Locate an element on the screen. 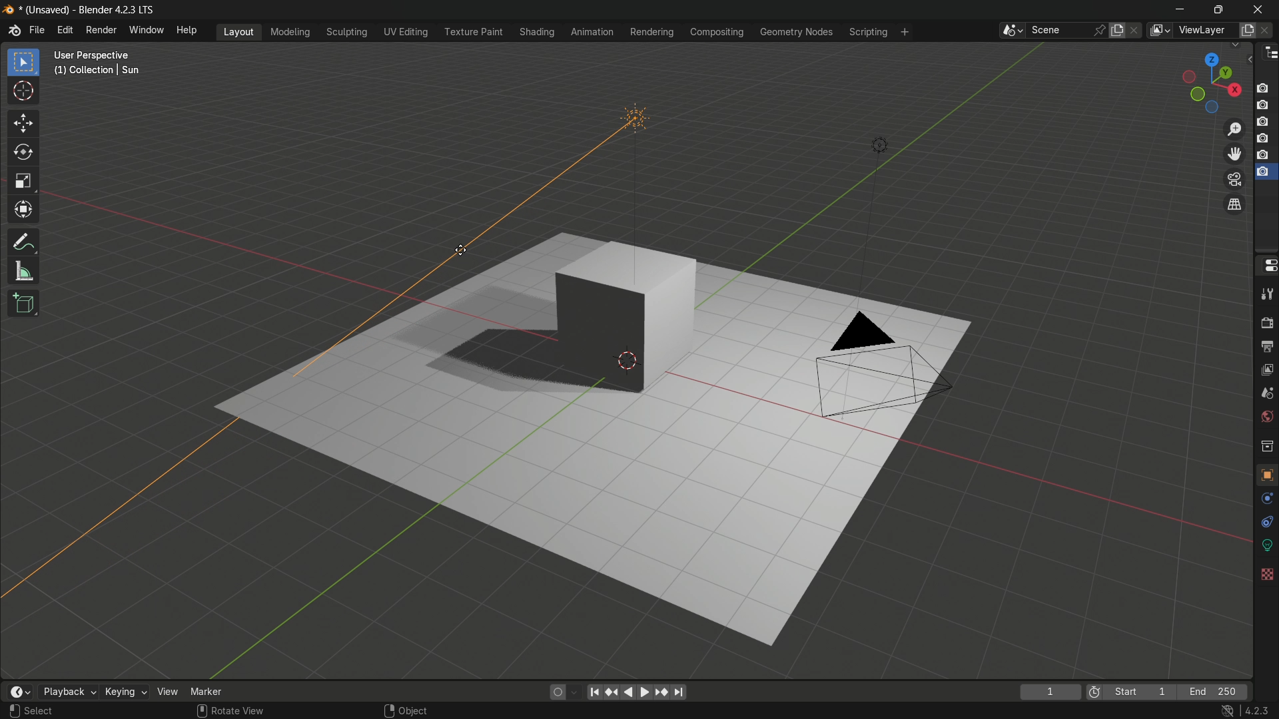 The height and width of the screenshot is (719, 1279). data is located at coordinates (1267, 545).